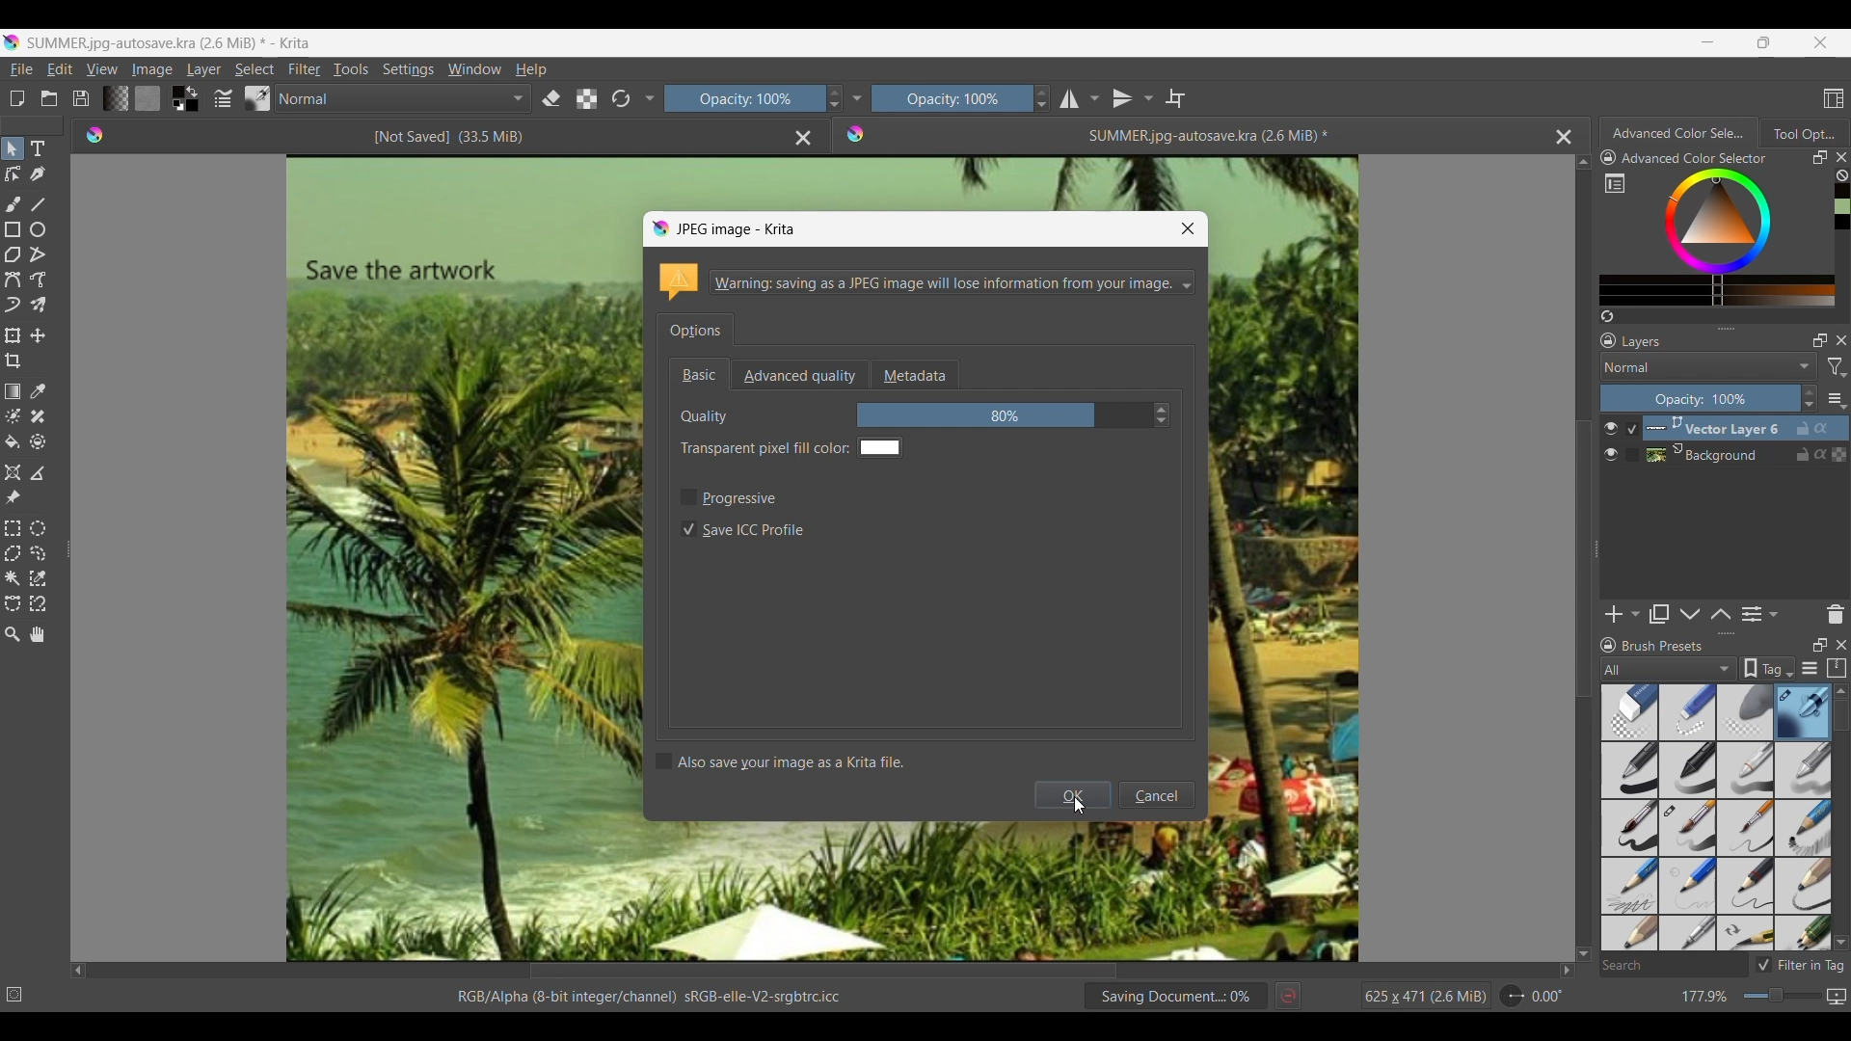  Describe the element at coordinates (1608, 316) in the screenshot. I see `Create a list of colors from the image` at that location.